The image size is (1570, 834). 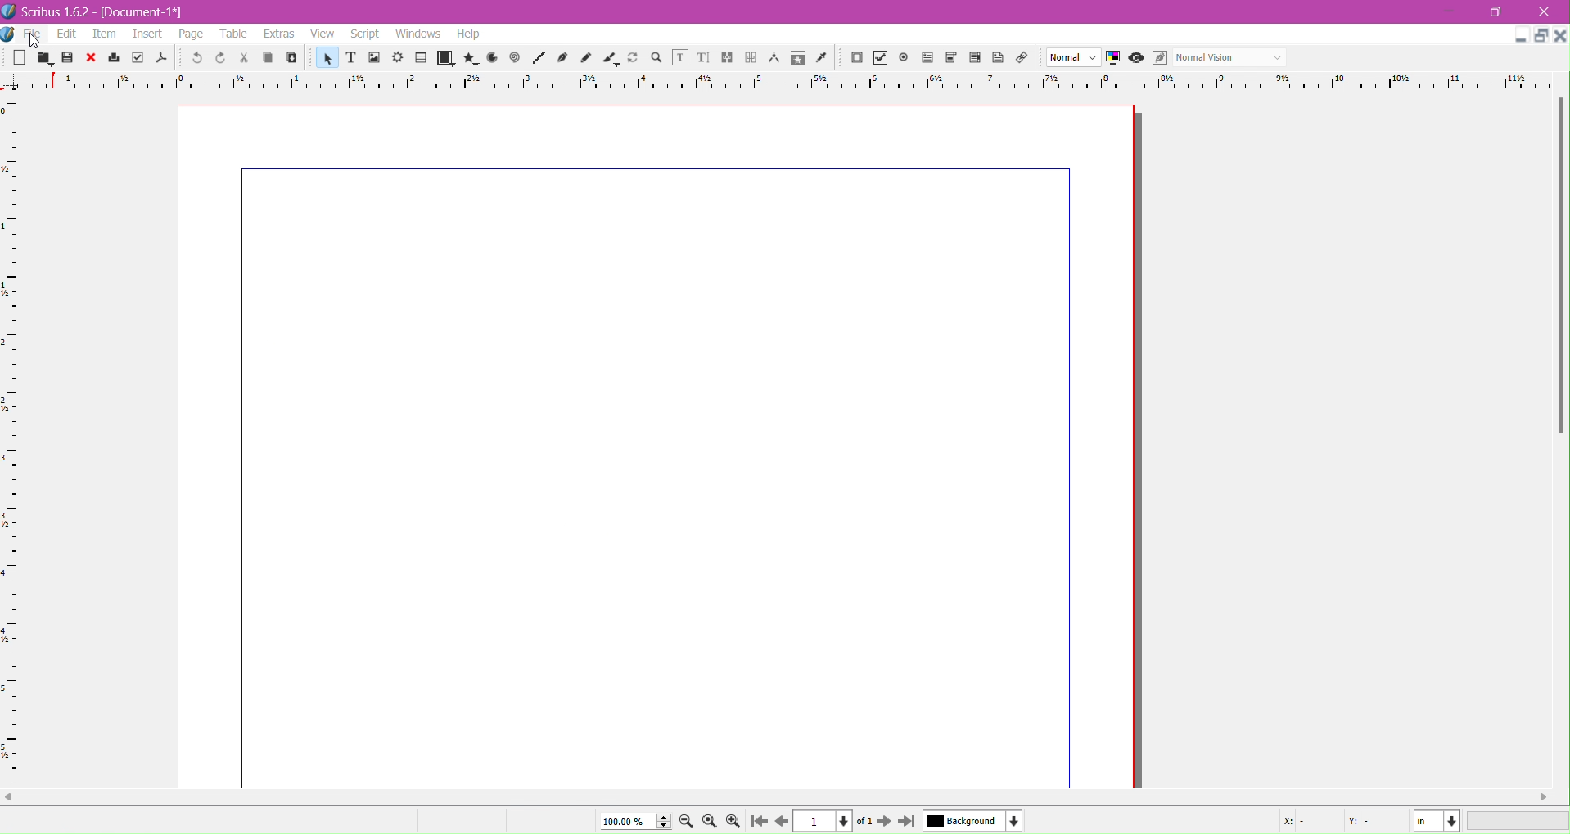 I want to click on preview mode, so click(x=1135, y=58).